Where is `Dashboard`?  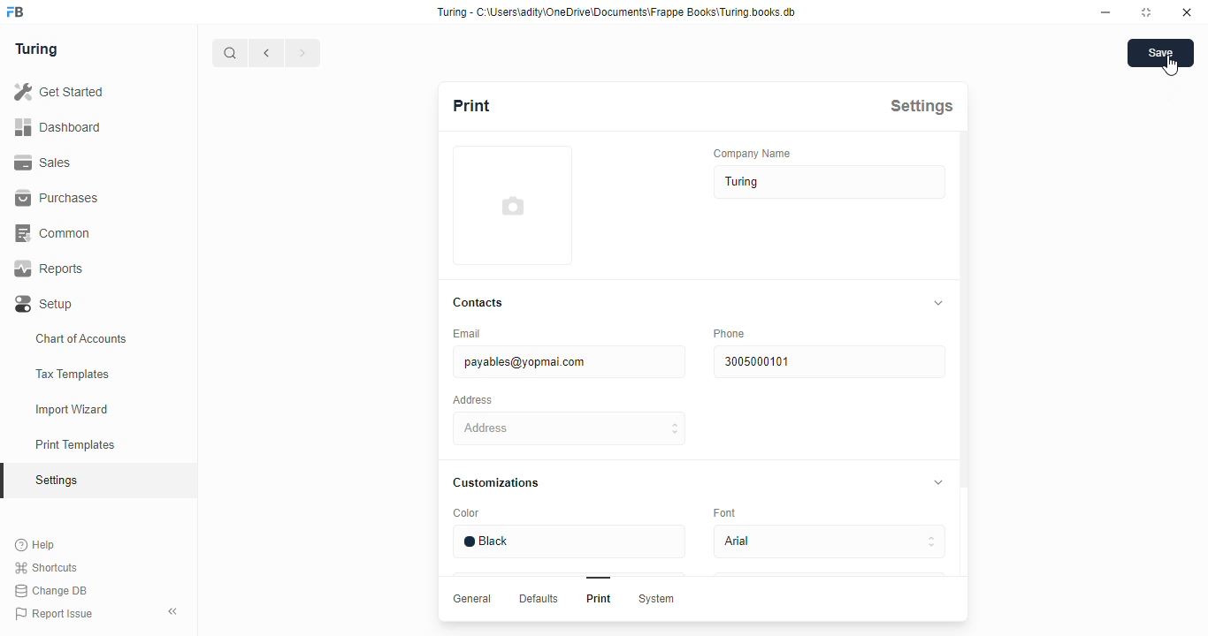
Dashboard is located at coordinates (92, 127).